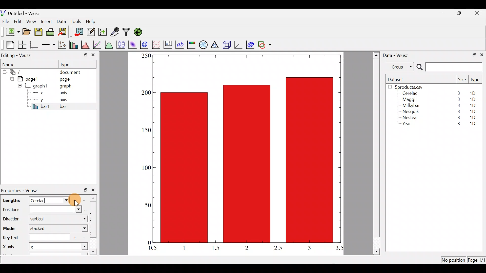 The image size is (486, 273). Describe the element at coordinates (153, 249) in the screenshot. I see `0.5` at that location.